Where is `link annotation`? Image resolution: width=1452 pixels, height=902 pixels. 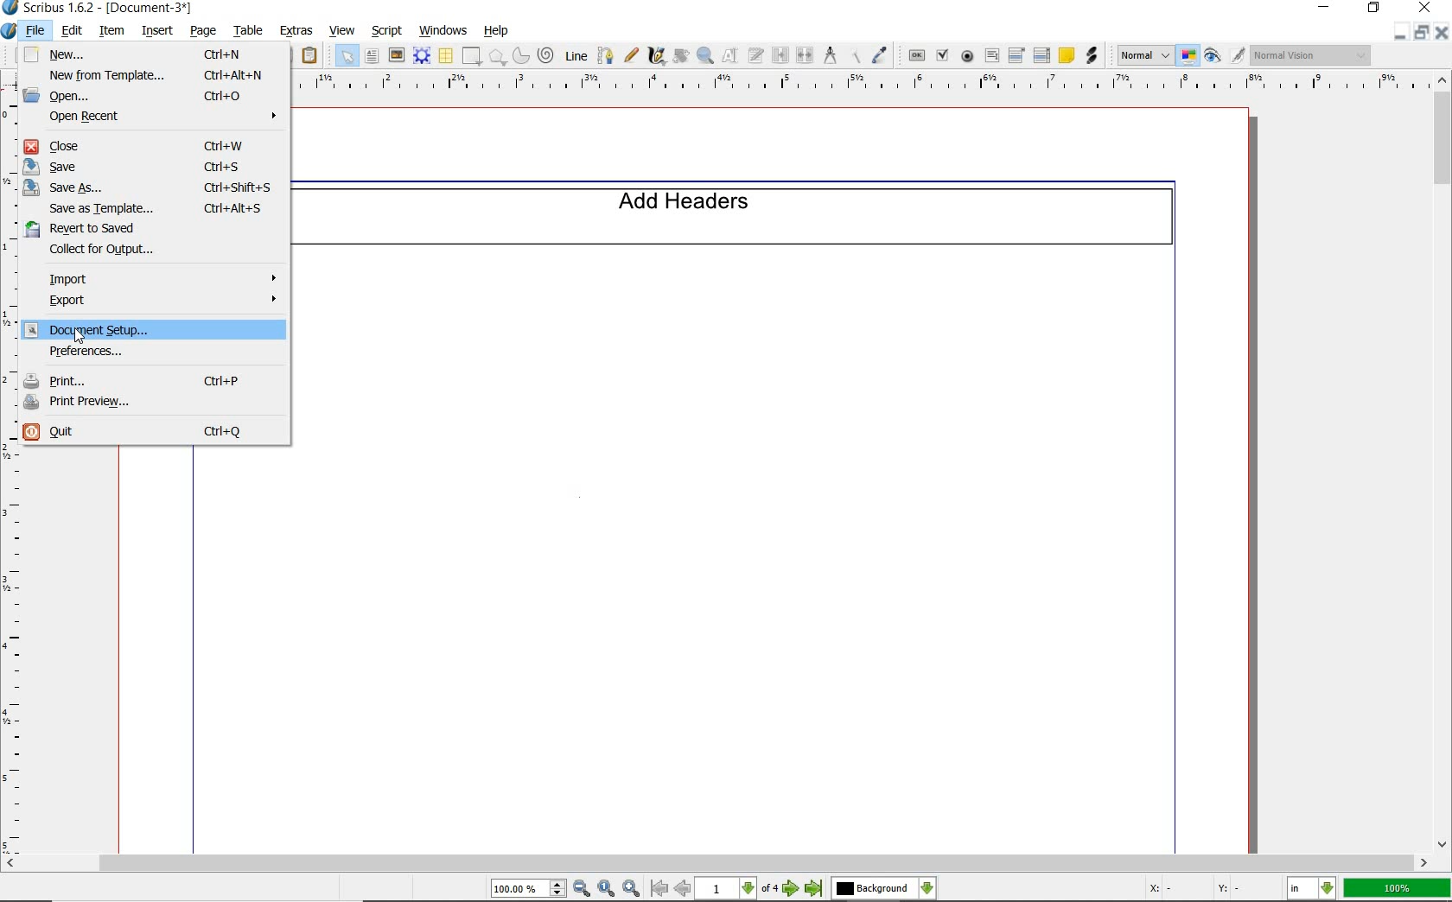
link annotation is located at coordinates (1094, 57).